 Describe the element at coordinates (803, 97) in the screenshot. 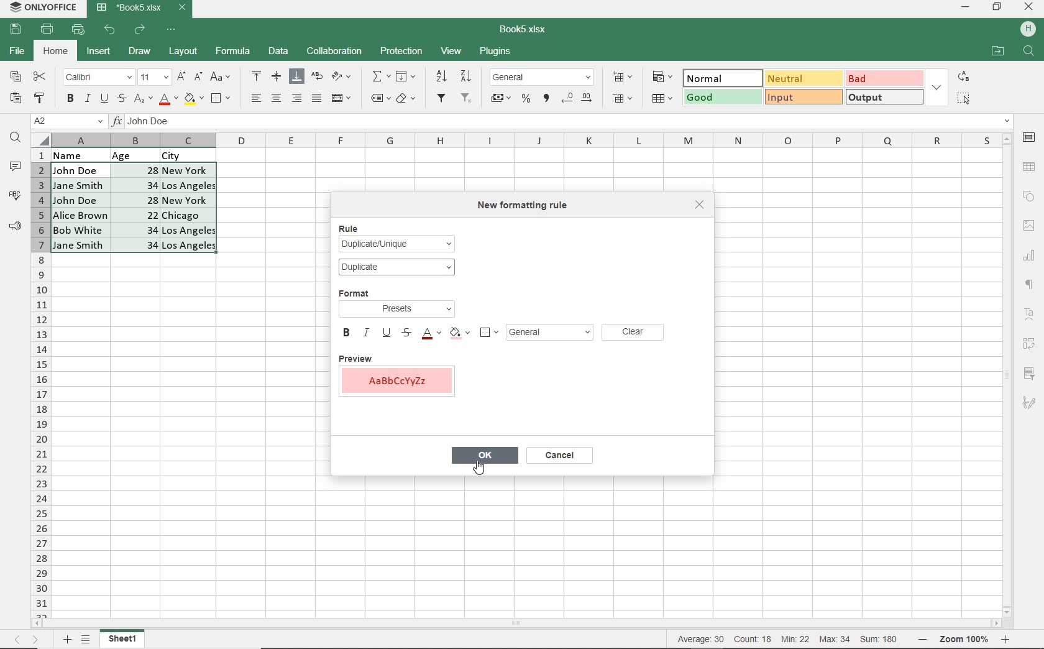

I see `INPUT` at that location.